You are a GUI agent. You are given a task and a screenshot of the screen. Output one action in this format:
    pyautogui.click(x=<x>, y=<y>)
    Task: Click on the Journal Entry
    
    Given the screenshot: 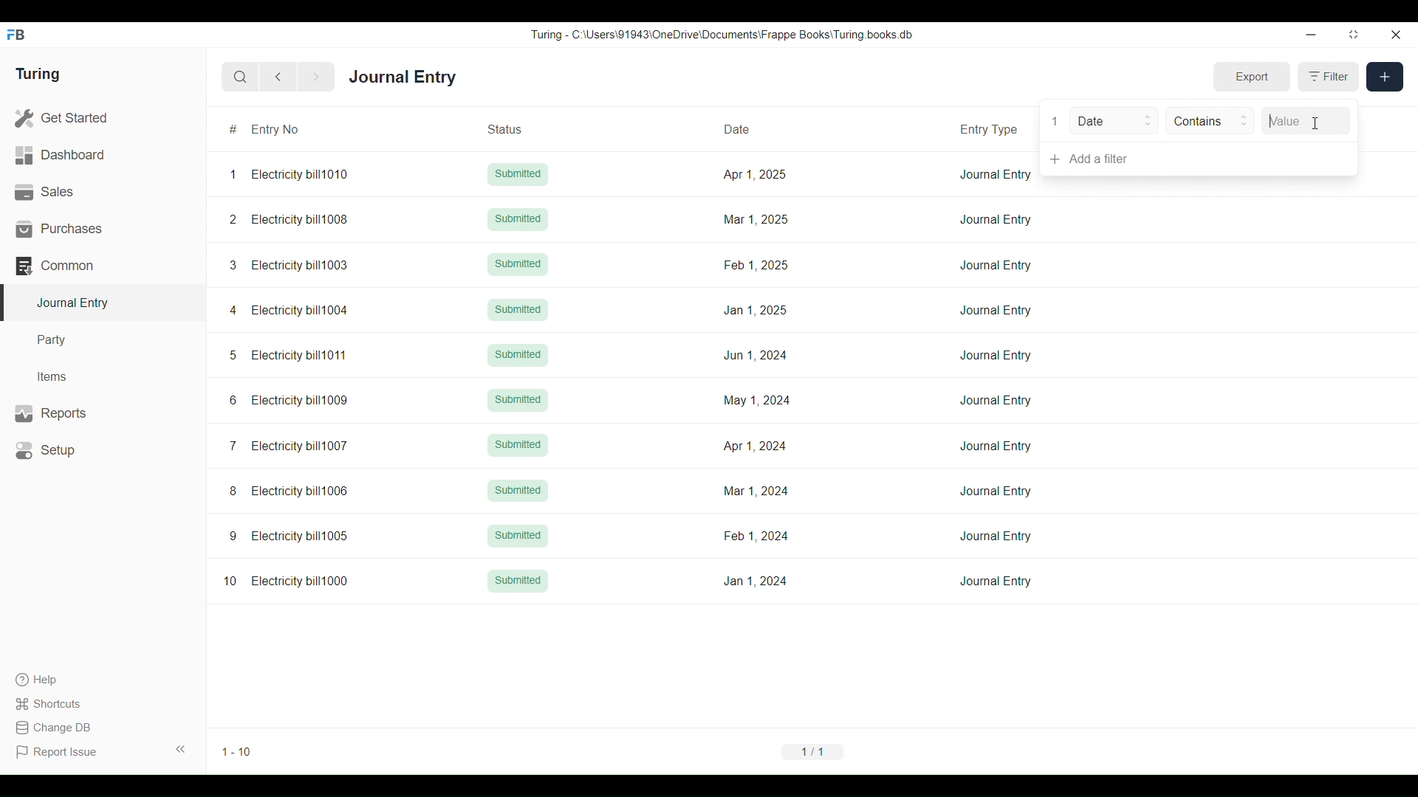 What is the action you would take?
    pyautogui.click(x=996, y=220)
    